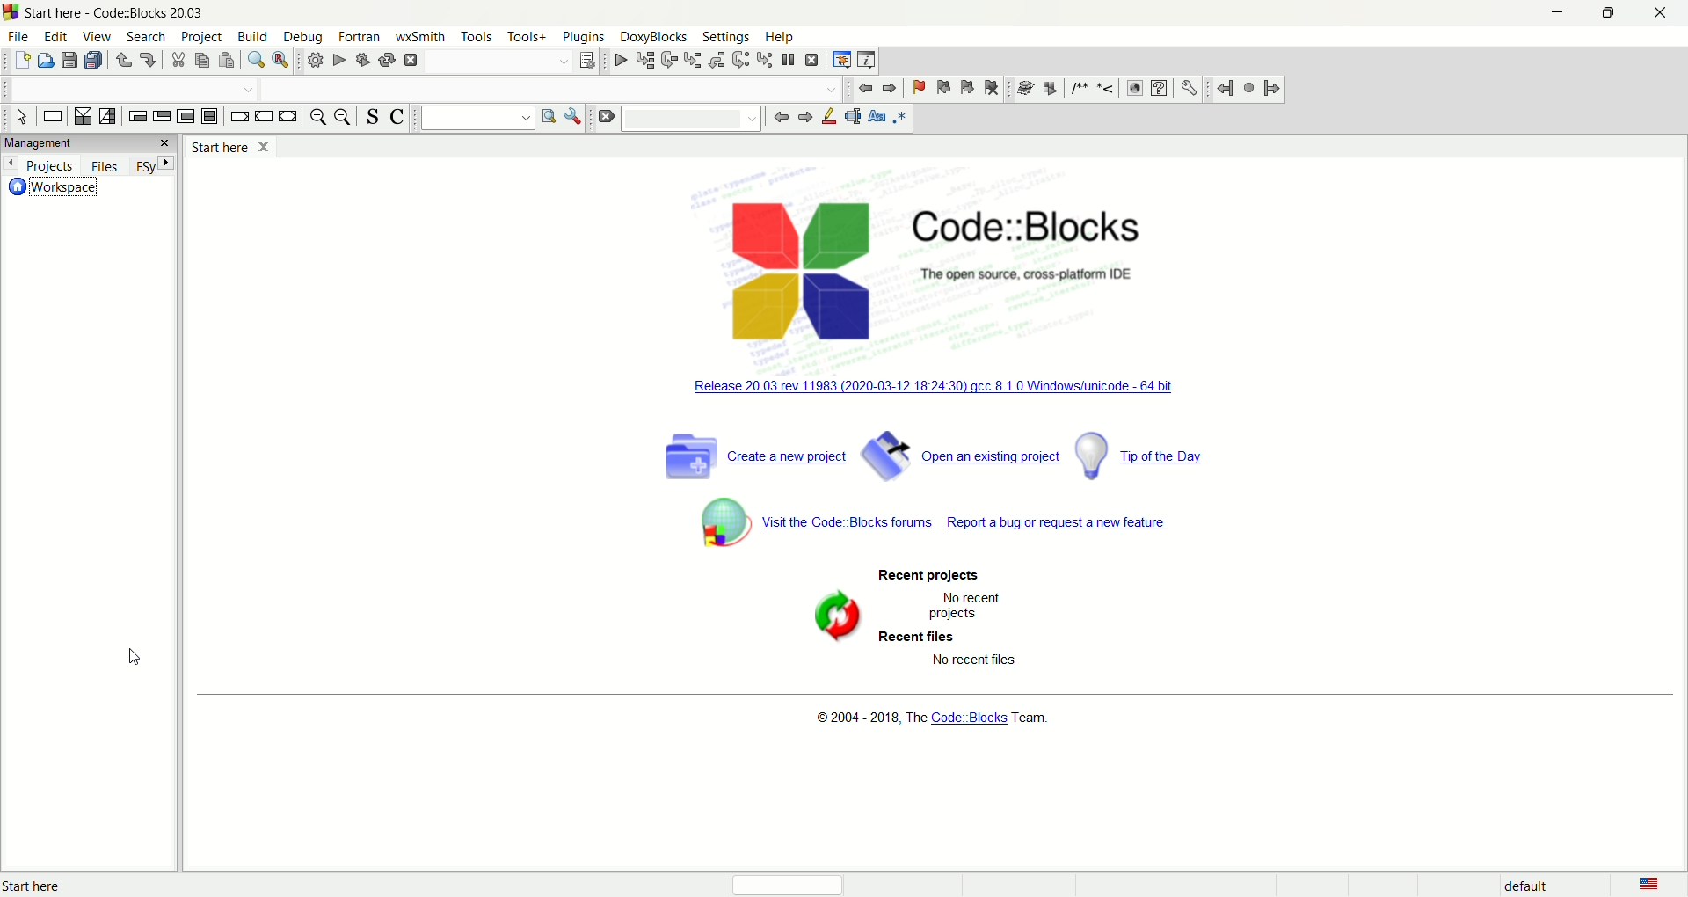 The image size is (1688, 897). I want to click on maximize, so click(1608, 12).